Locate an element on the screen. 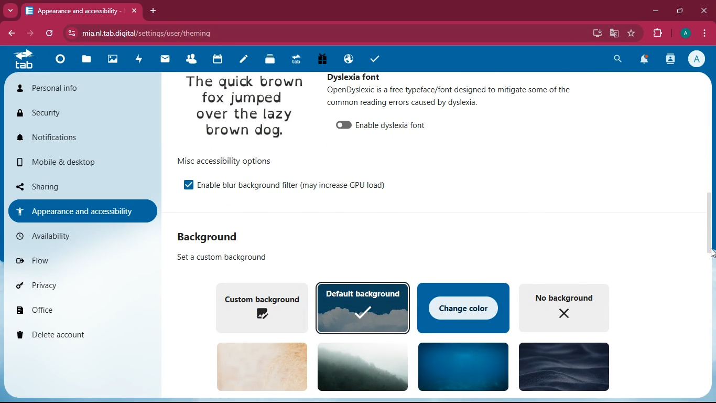 The width and height of the screenshot is (716, 403). security is located at coordinates (59, 113).